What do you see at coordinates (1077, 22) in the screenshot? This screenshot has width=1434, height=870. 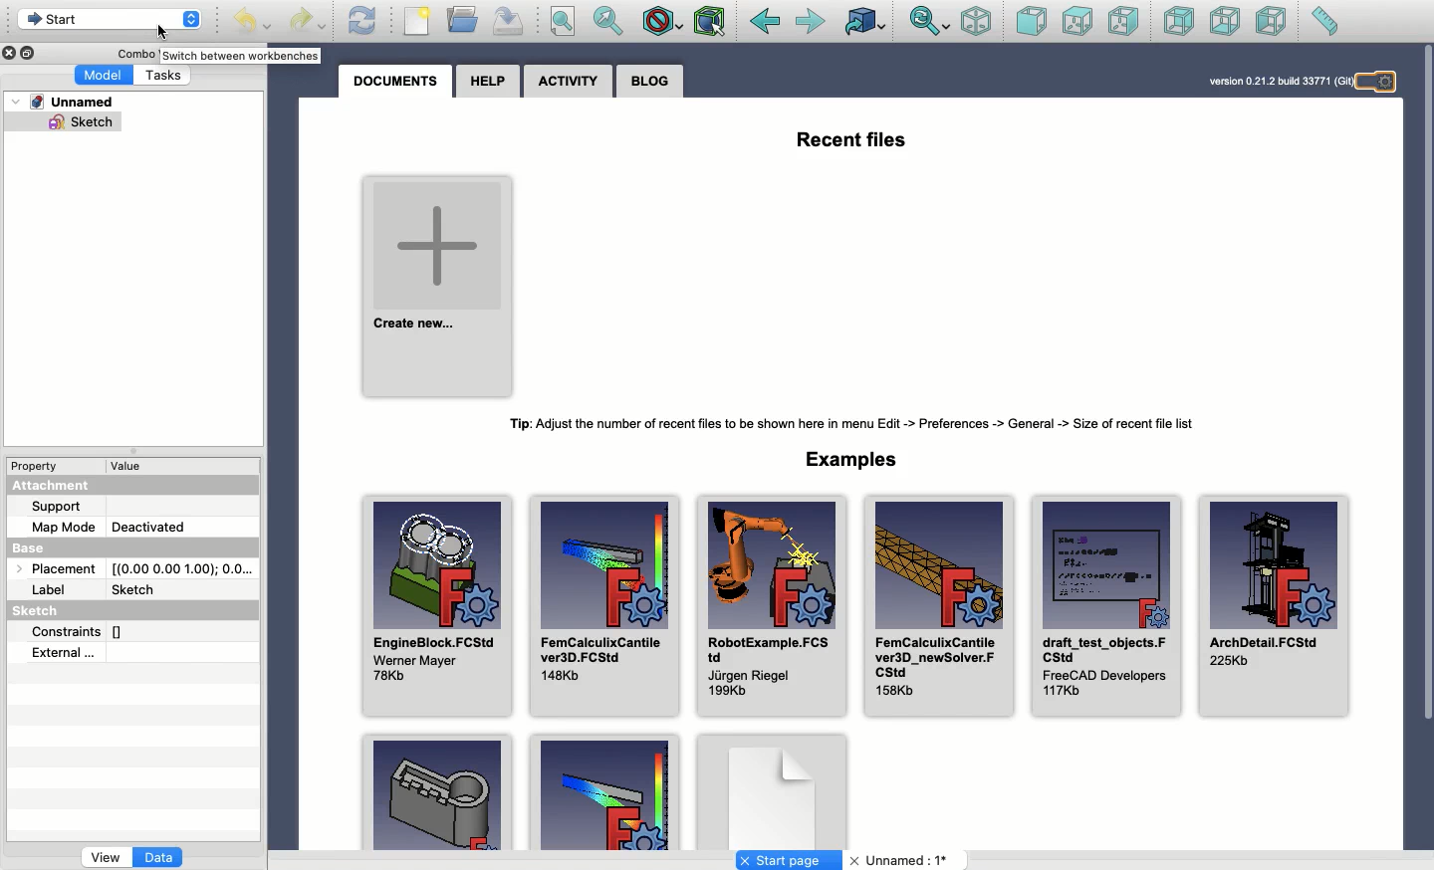 I see `Top` at bounding box center [1077, 22].